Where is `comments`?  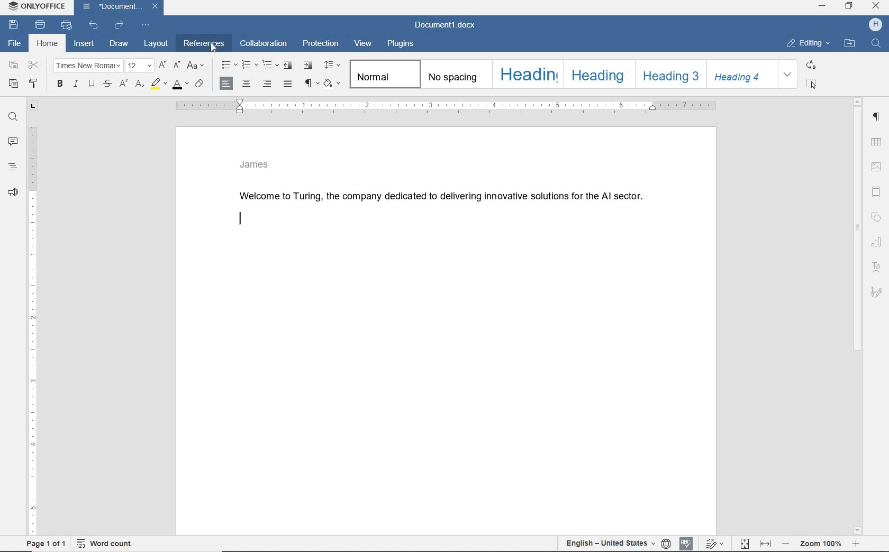 comments is located at coordinates (14, 142).